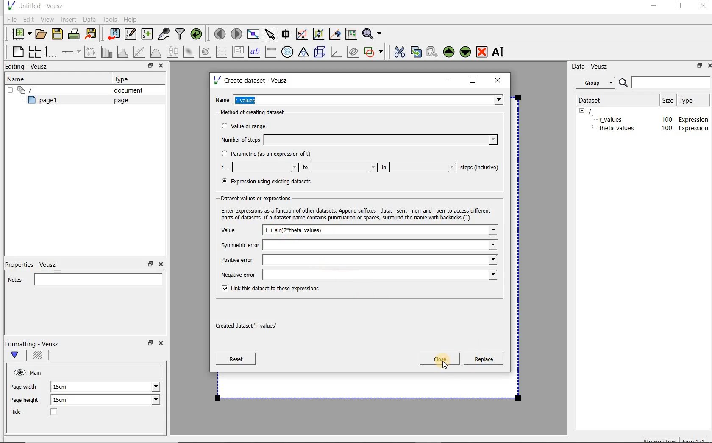  What do you see at coordinates (236, 34) in the screenshot?
I see `move to the next page` at bounding box center [236, 34].